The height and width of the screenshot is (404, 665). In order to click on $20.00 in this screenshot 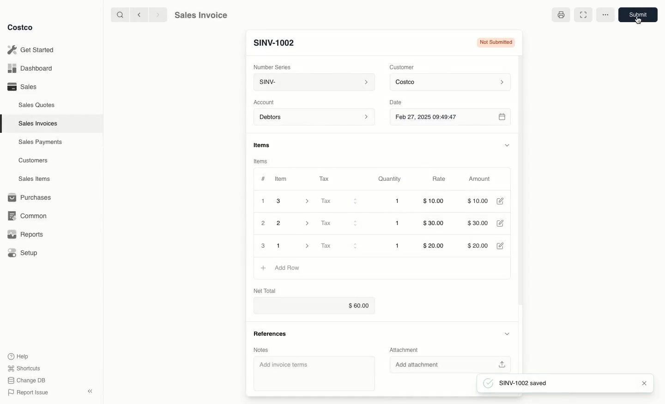, I will do `click(479, 245)`.